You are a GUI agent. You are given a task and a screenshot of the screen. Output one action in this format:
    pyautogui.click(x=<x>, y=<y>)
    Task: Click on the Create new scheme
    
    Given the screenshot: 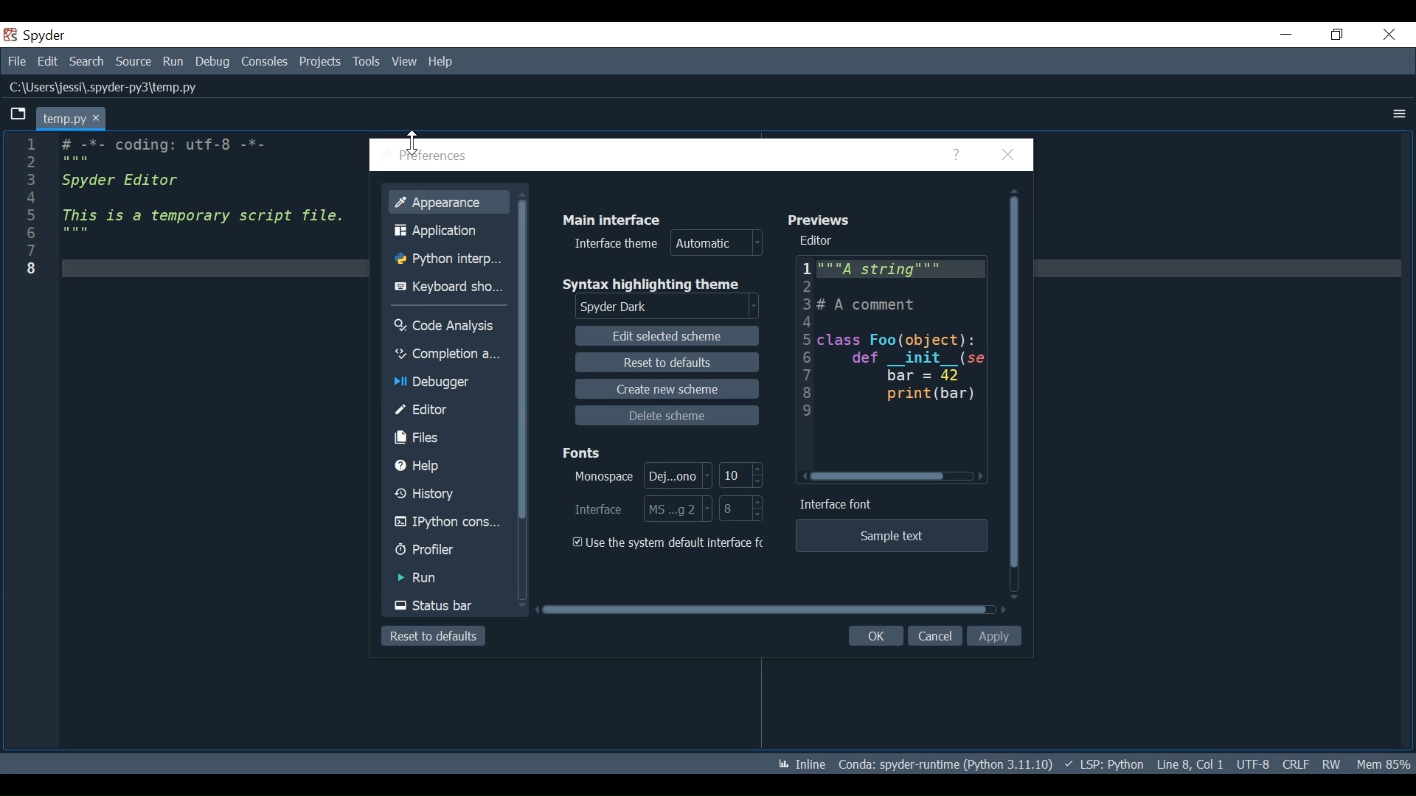 What is the action you would take?
    pyautogui.click(x=667, y=388)
    